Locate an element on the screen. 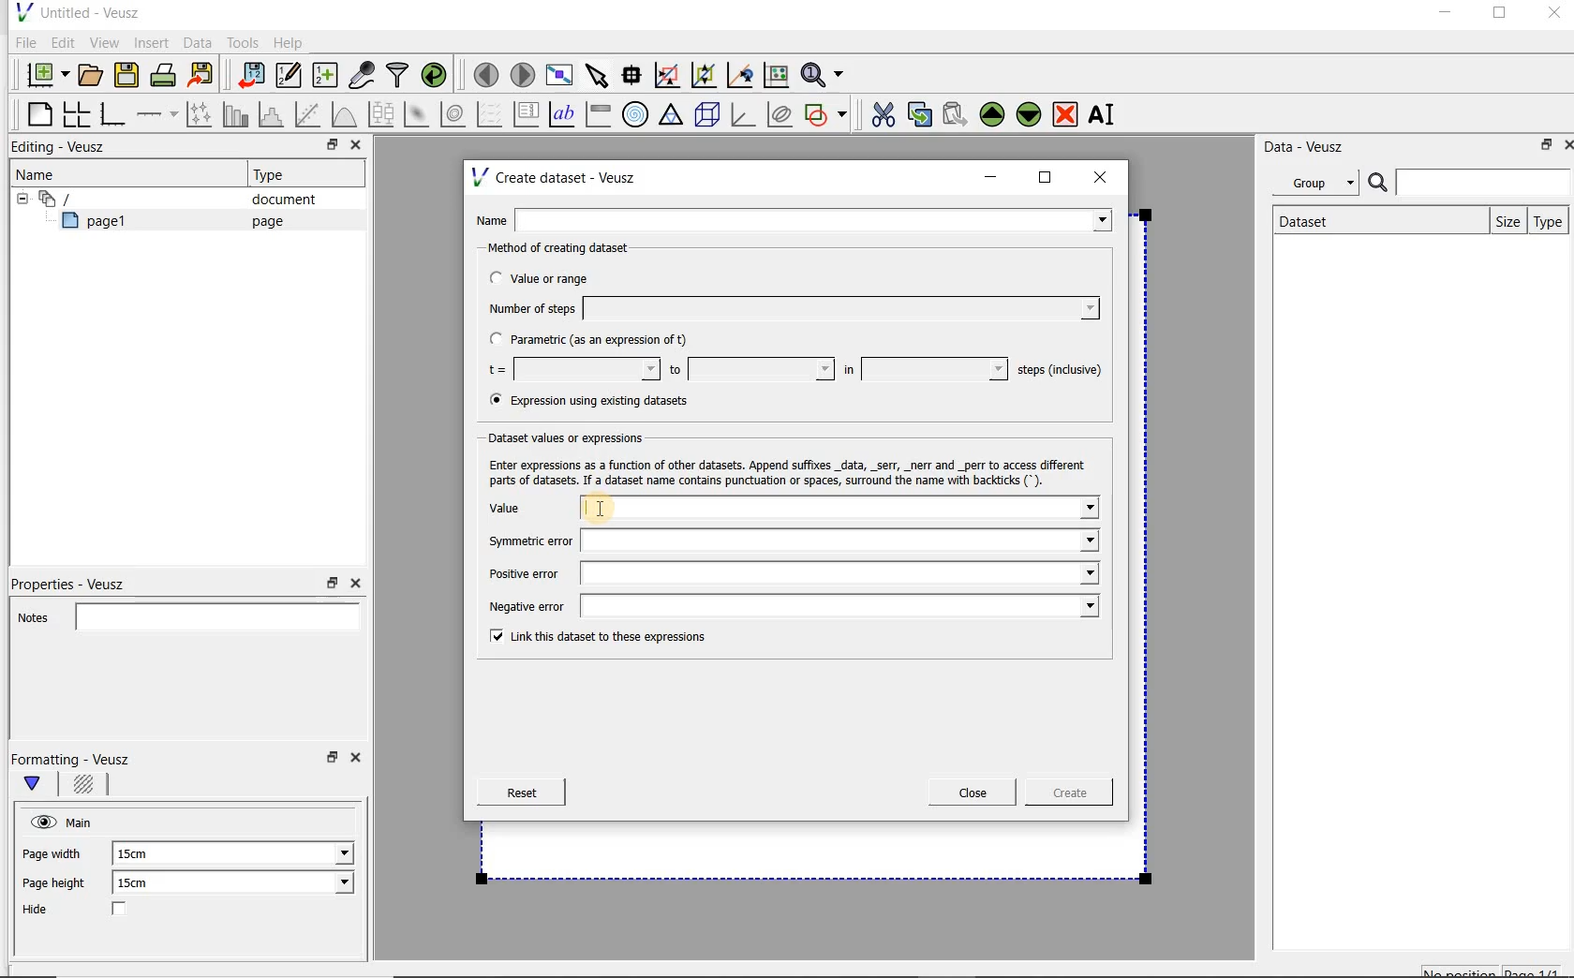 The height and width of the screenshot is (978, 1574). remove the selected widget is located at coordinates (1066, 113).